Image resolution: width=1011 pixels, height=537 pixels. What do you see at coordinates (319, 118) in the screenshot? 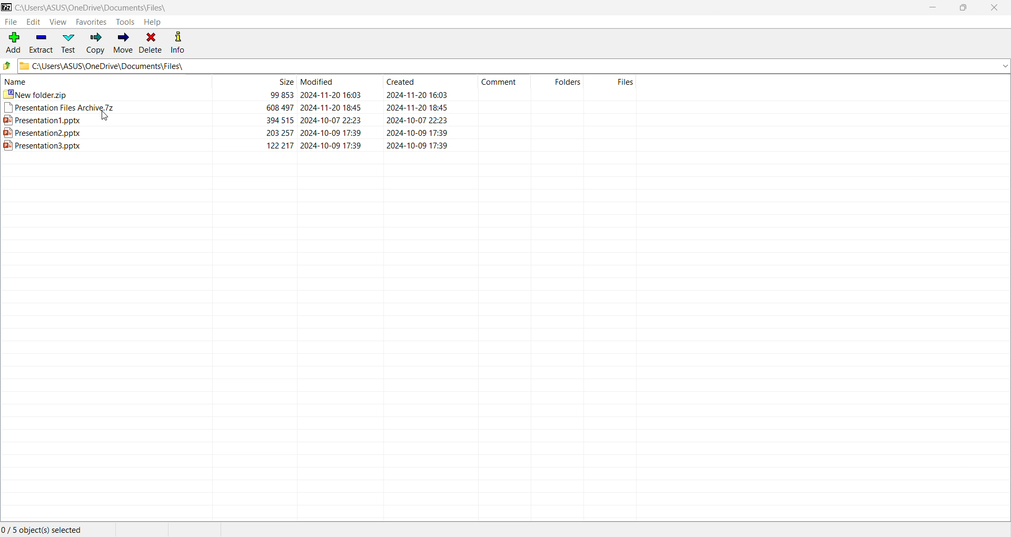
I see `ppt1` at bounding box center [319, 118].